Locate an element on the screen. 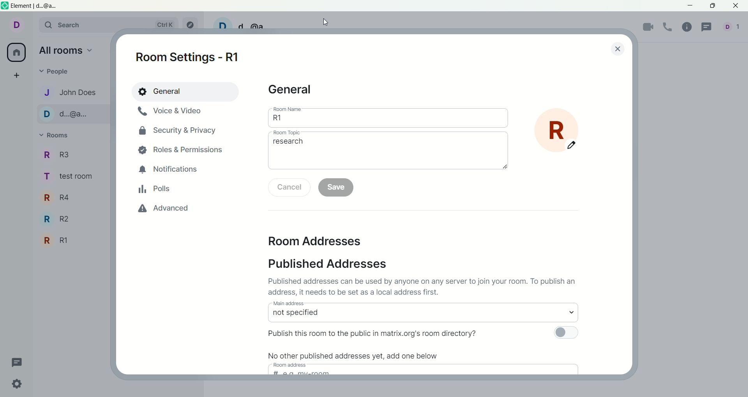 The width and height of the screenshot is (748, 397). explore rooms is located at coordinates (192, 25).